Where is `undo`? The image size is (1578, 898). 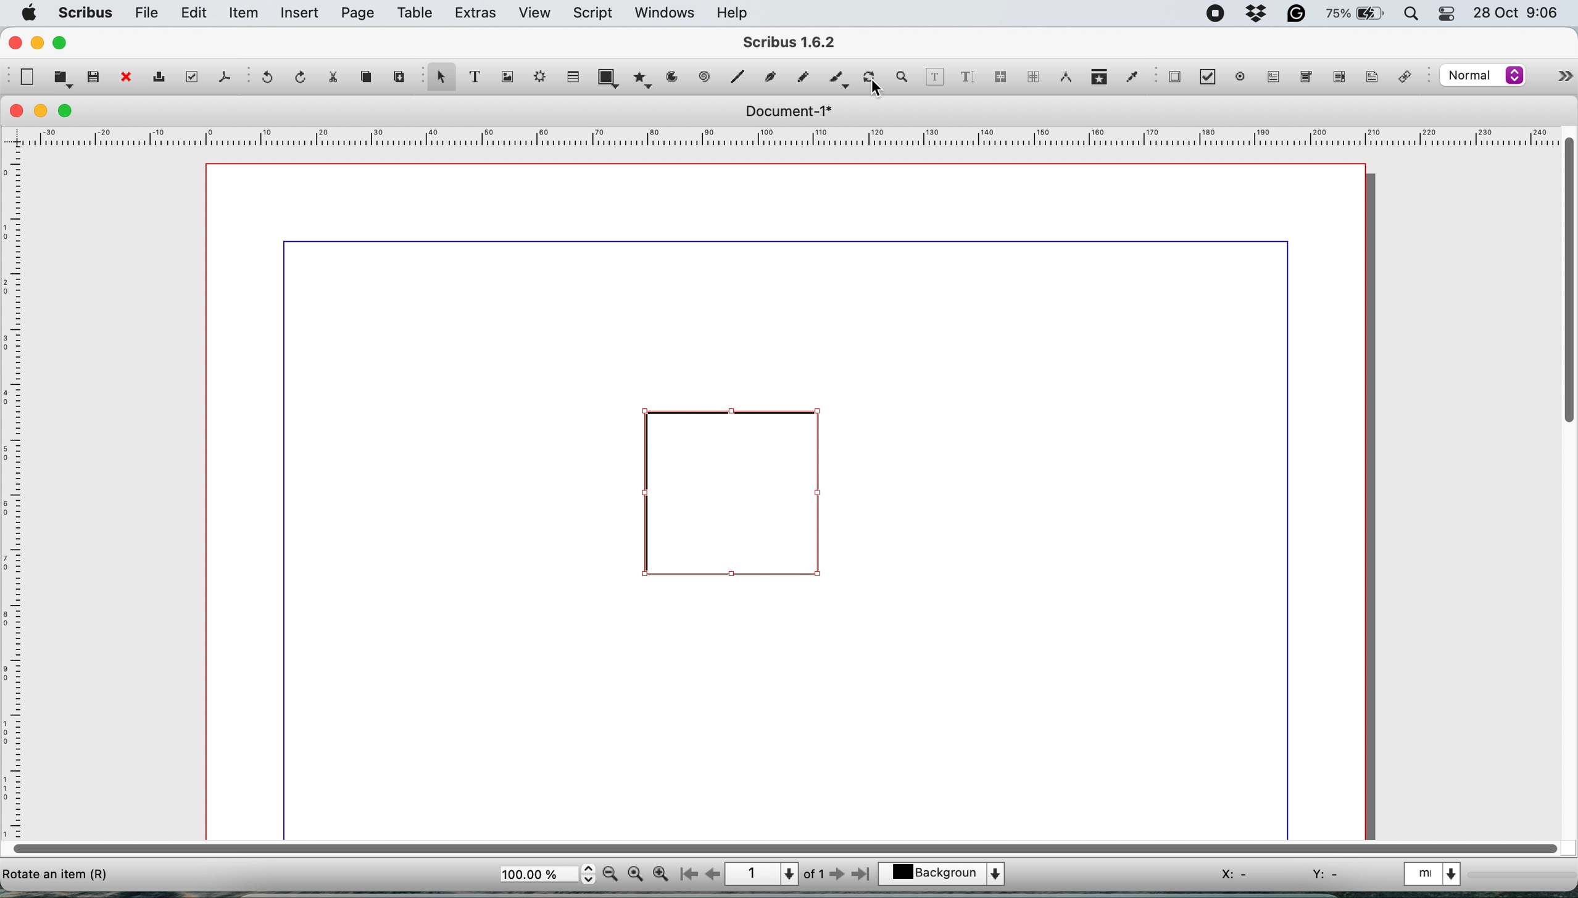
undo is located at coordinates (270, 79).